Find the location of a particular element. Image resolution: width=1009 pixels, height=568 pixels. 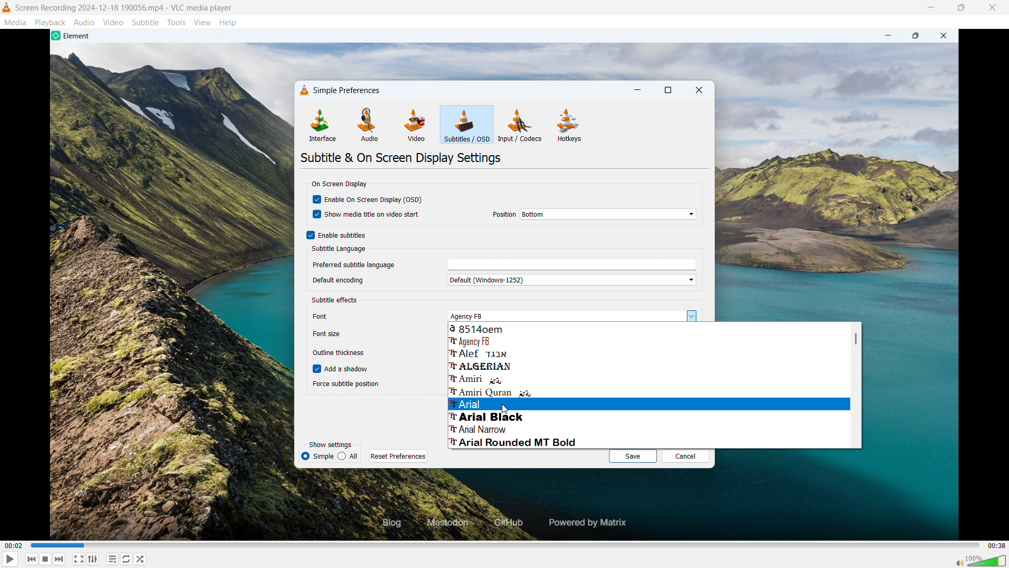

video playback is located at coordinates (510, 505).